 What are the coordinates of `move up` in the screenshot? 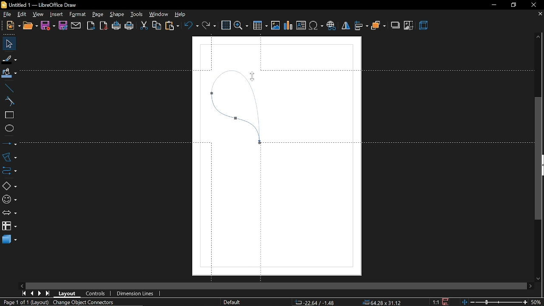 It's located at (538, 37).